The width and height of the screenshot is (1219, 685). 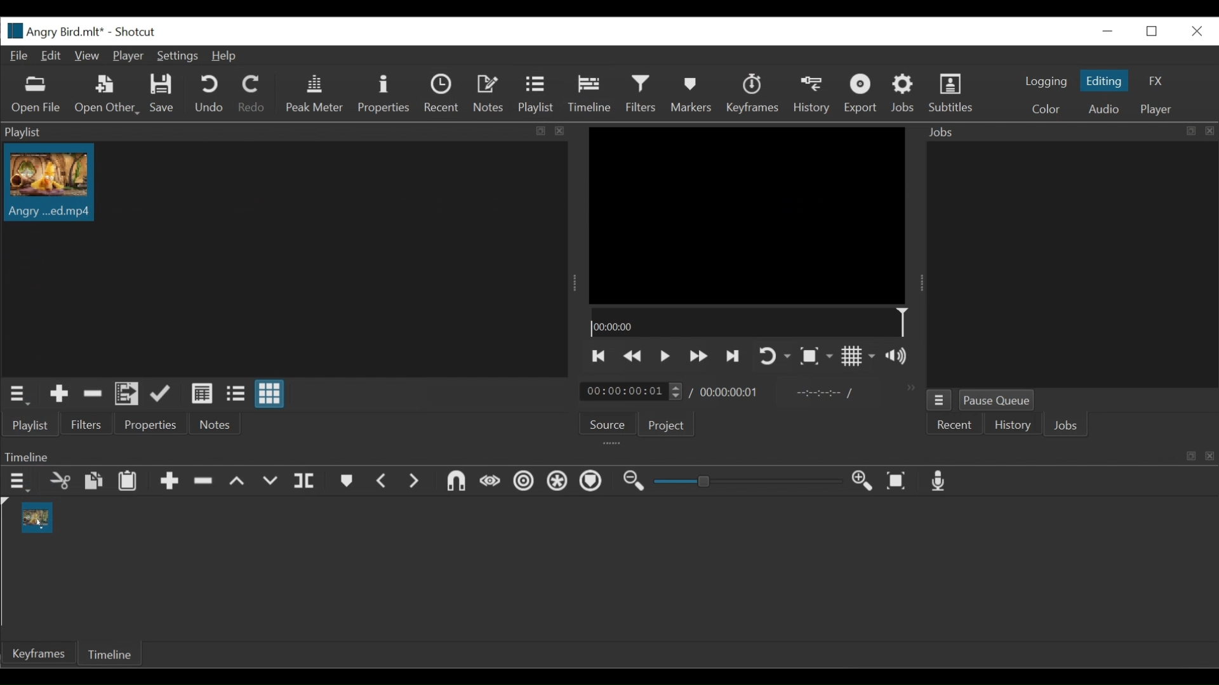 What do you see at coordinates (691, 95) in the screenshot?
I see `Markers` at bounding box center [691, 95].